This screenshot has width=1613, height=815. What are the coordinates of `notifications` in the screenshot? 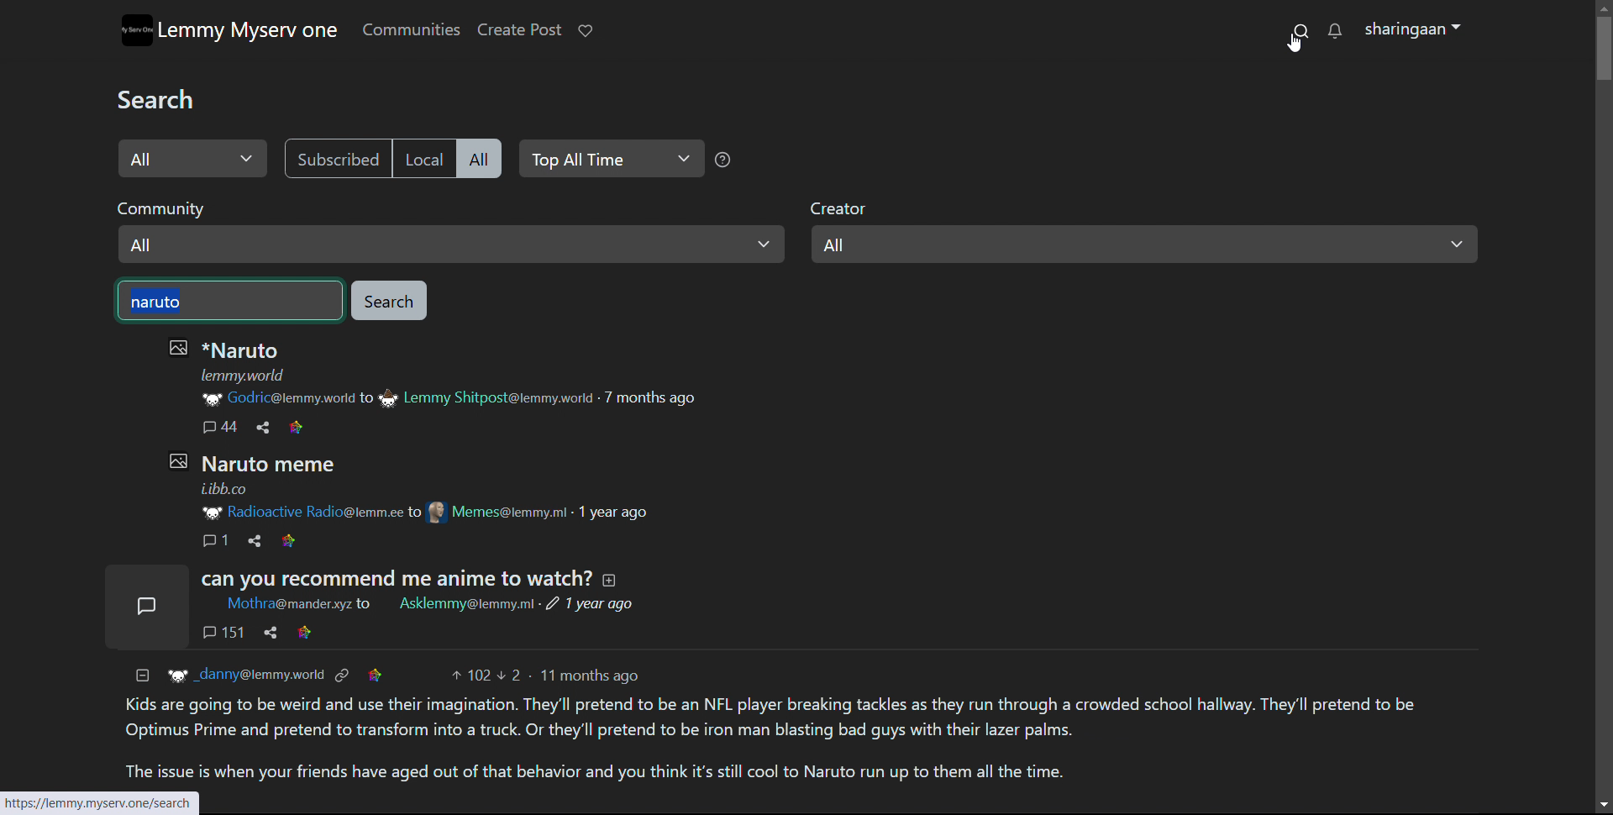 It's located at (1336, 30).